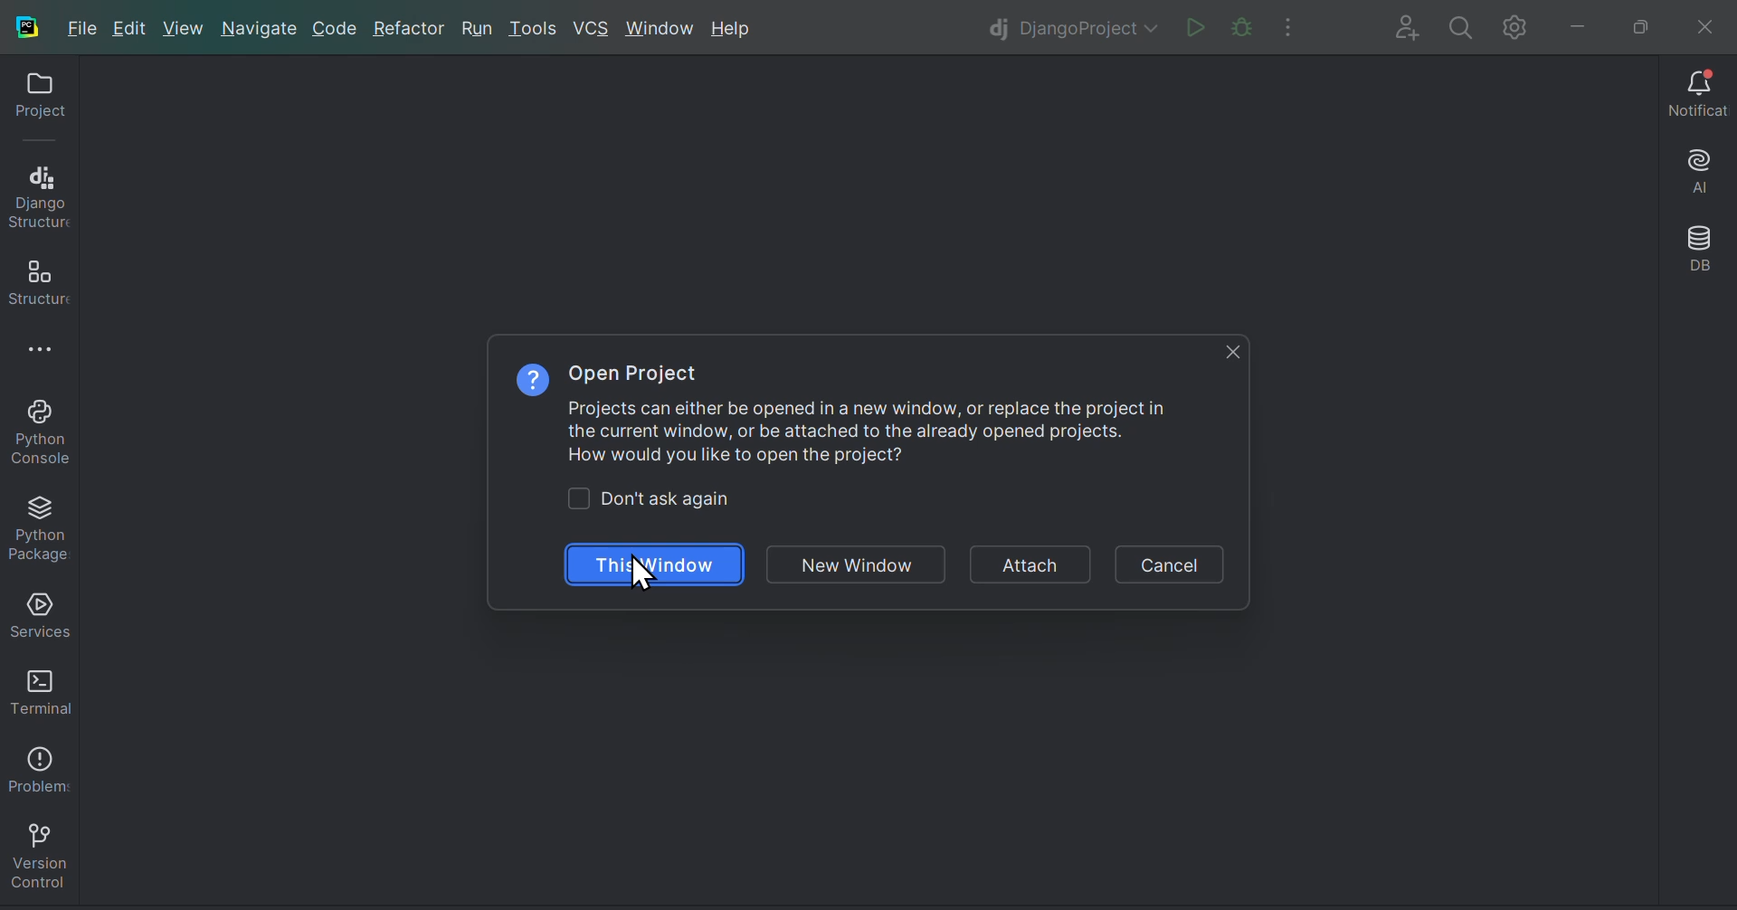 The width and height of the screenshot is (1737, 910). Describe the element at coordinates (1695, 169) in the screenshot. I see `AI assistant` at that location.